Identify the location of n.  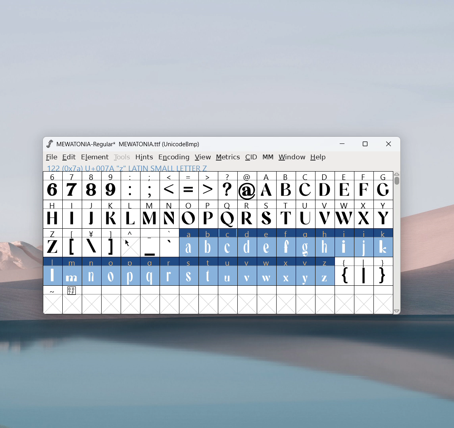
(92, 272).